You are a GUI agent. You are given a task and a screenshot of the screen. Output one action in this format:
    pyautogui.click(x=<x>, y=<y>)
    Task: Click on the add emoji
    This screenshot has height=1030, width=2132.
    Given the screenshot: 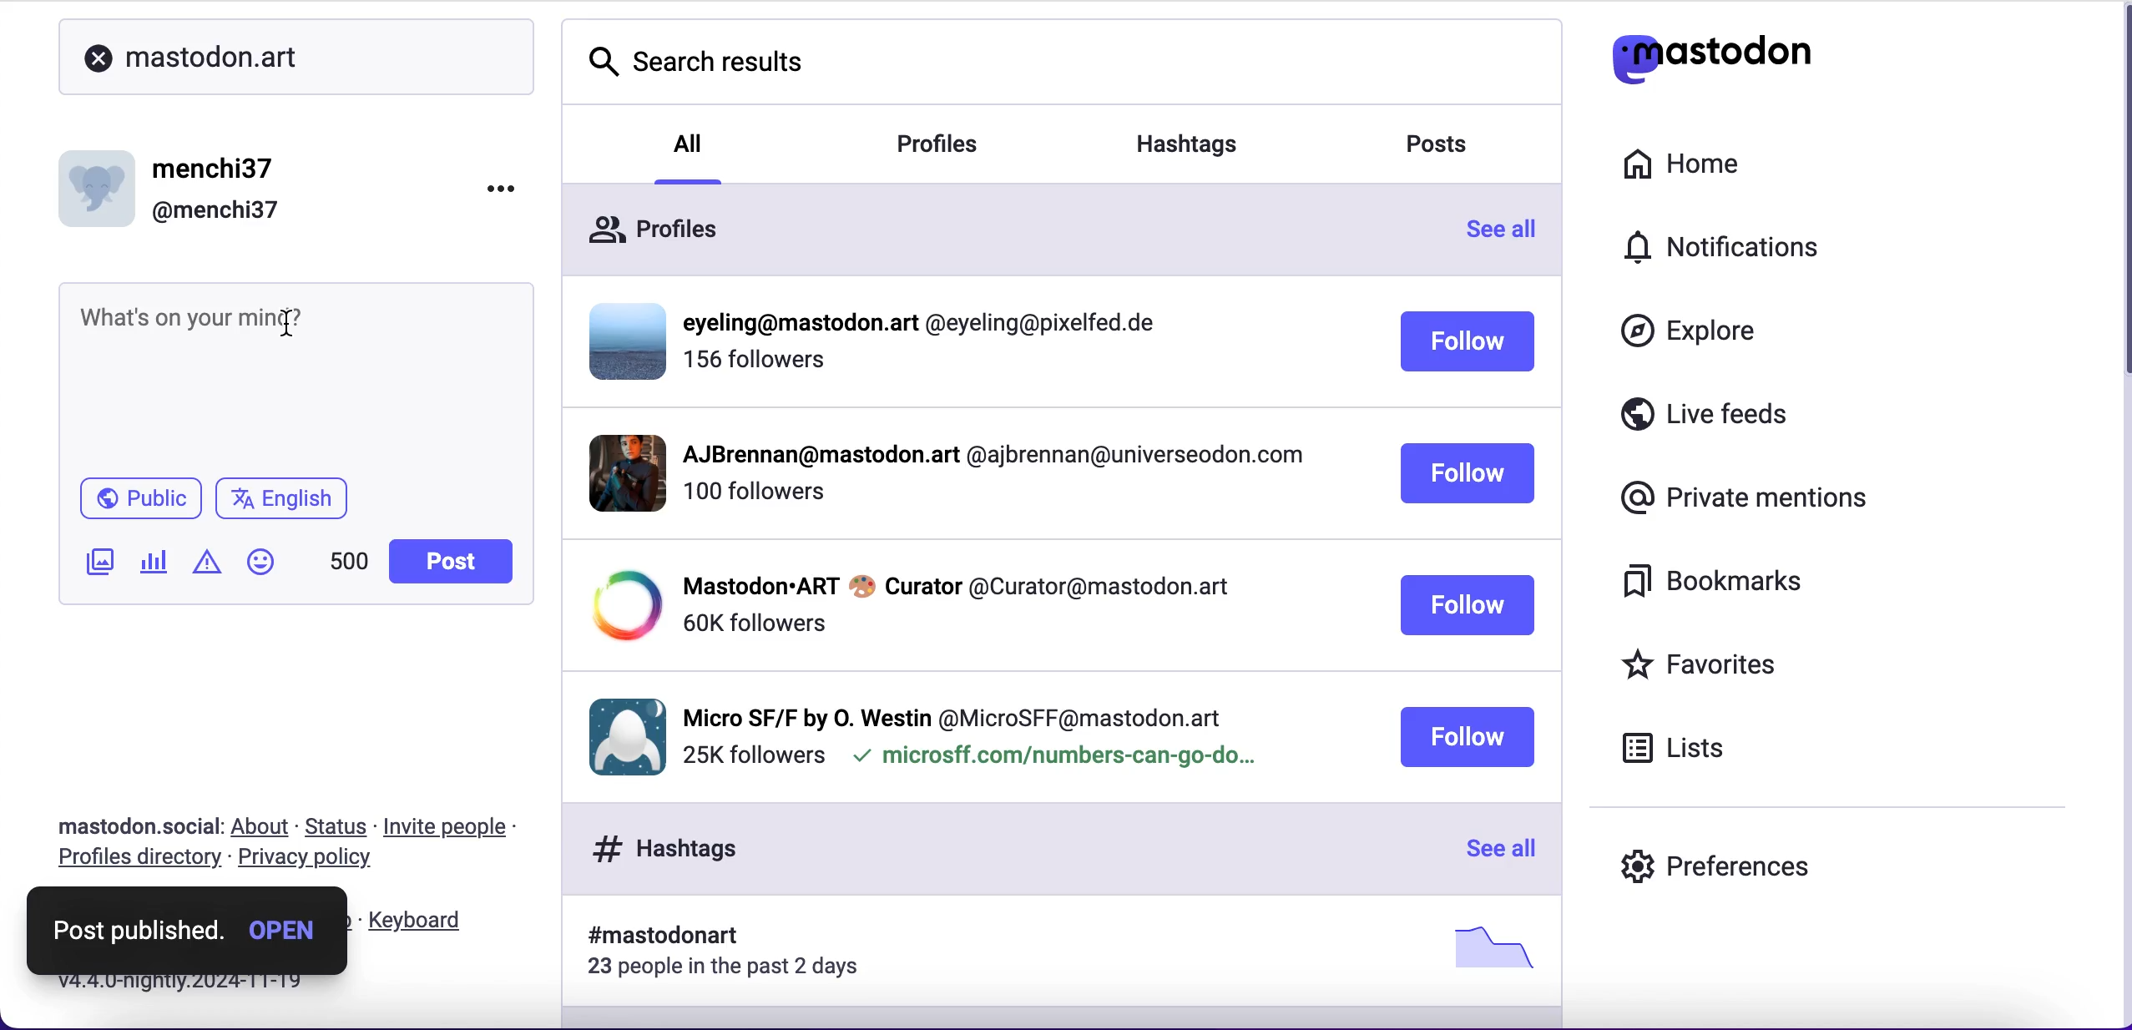 What is the action you would take?
    pyautogui.click(x=261, y=569)
    